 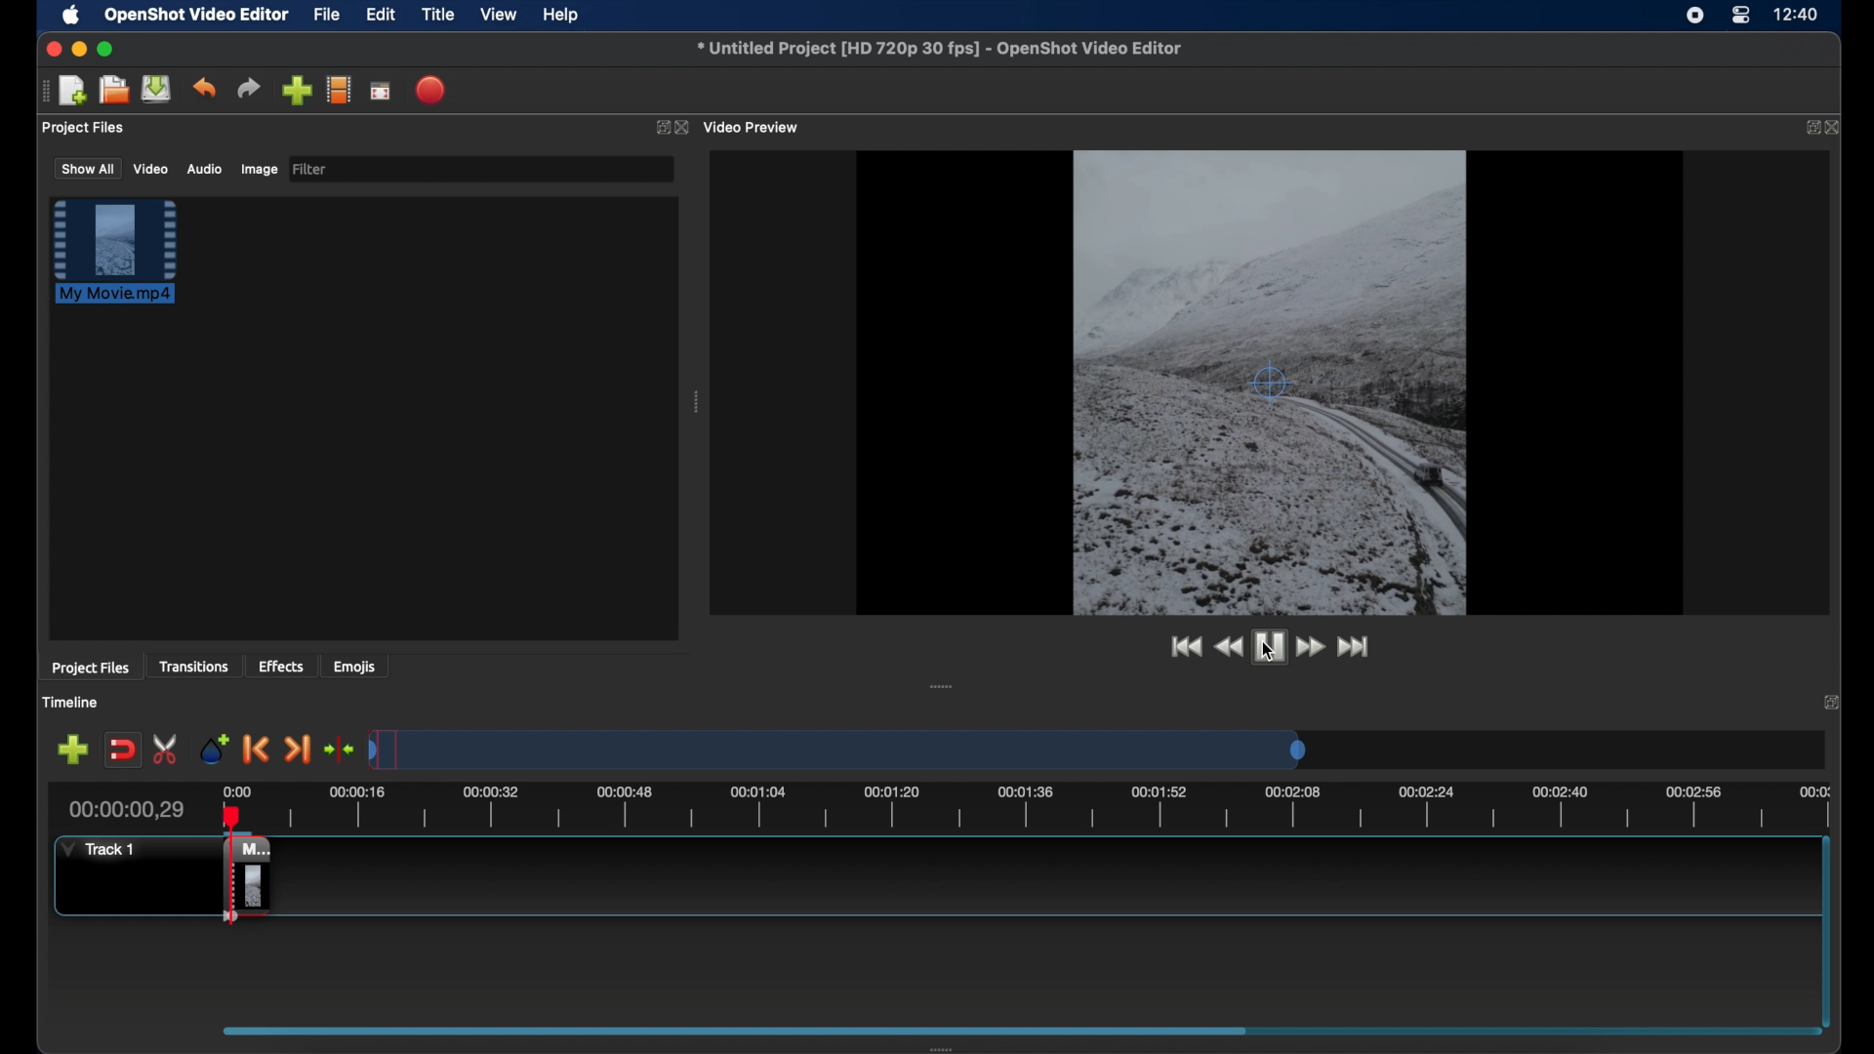 What do you see at coordinates (72, 750) in the screenshot?
I see `add track` at bounding box center [72, 750].